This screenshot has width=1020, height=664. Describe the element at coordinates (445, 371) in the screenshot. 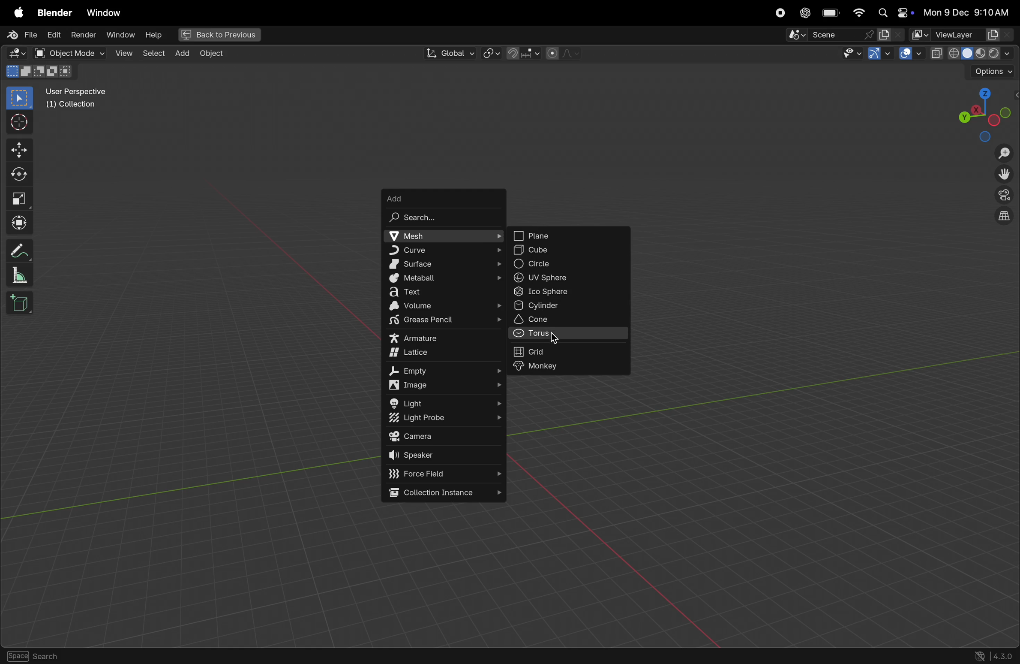

I see `empty` at that location.